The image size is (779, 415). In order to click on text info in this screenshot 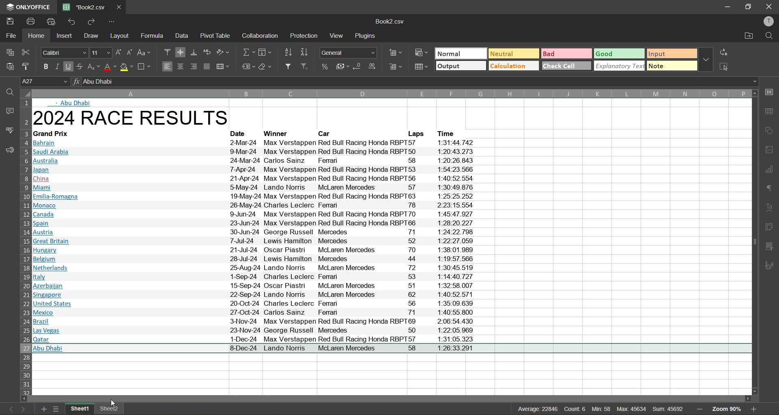, I will do `click(258, 259)`.